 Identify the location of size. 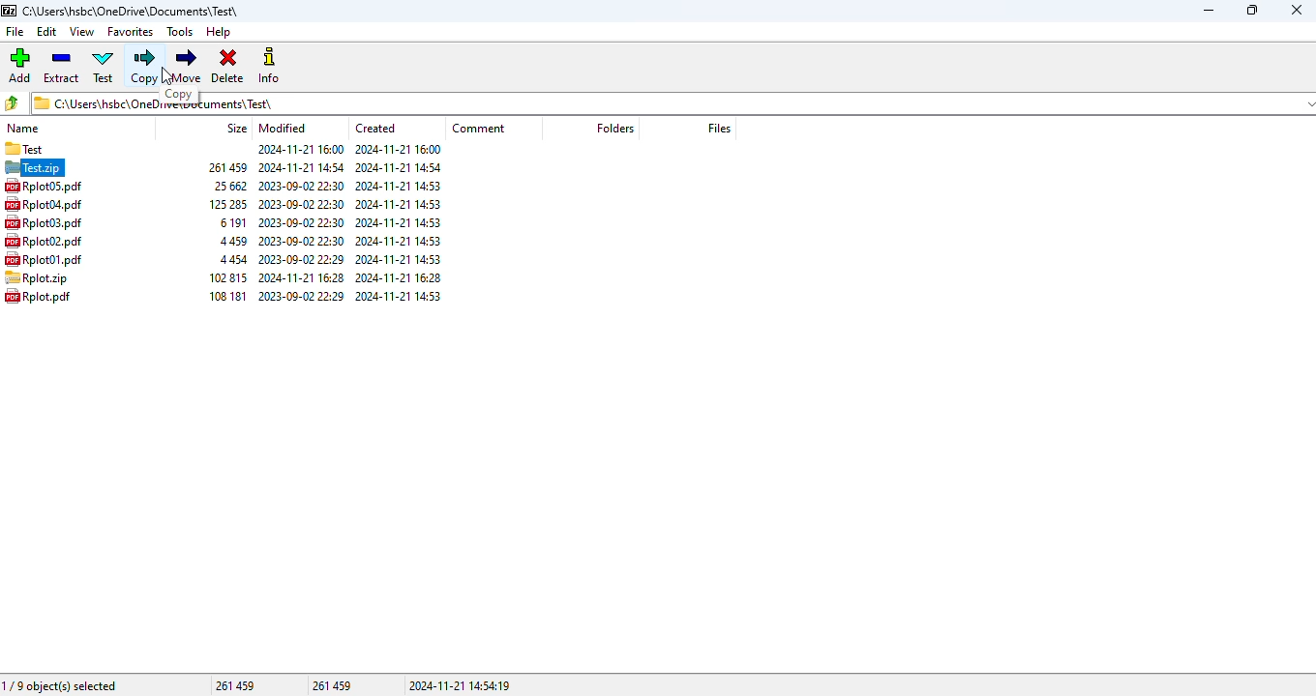
(238, 128).